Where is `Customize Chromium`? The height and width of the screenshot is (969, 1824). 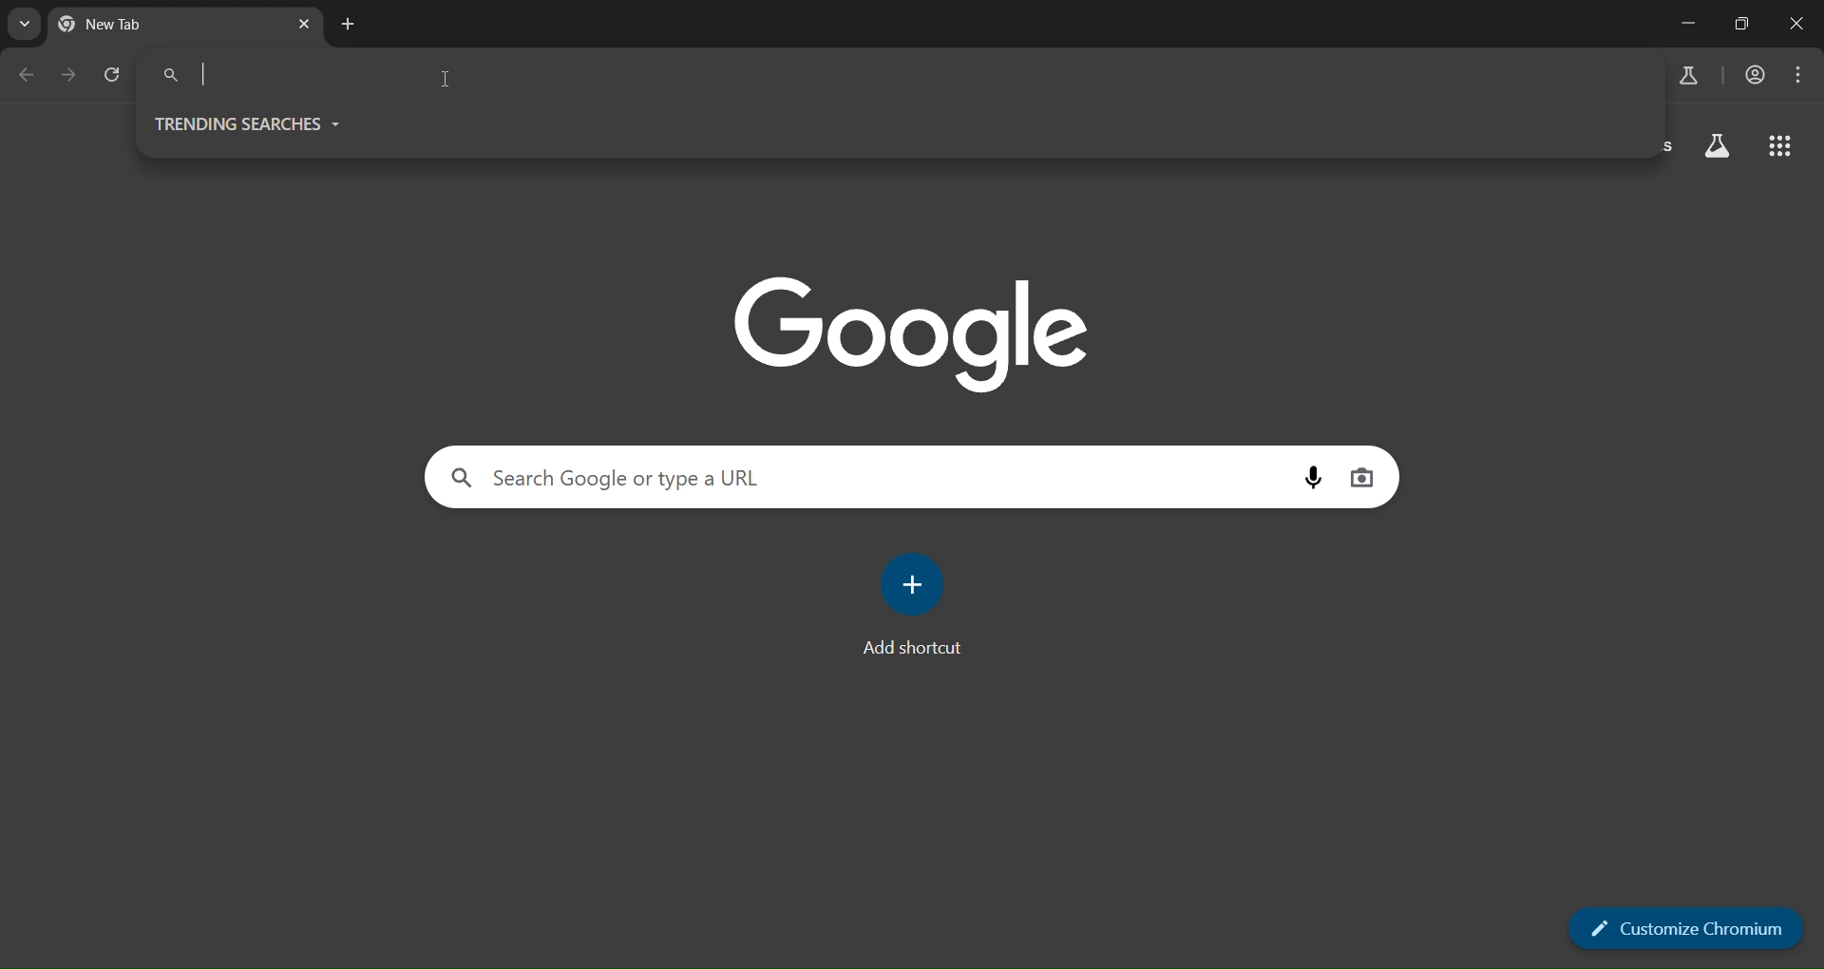 Customize Chromium is located at coordinates (1688, 930).